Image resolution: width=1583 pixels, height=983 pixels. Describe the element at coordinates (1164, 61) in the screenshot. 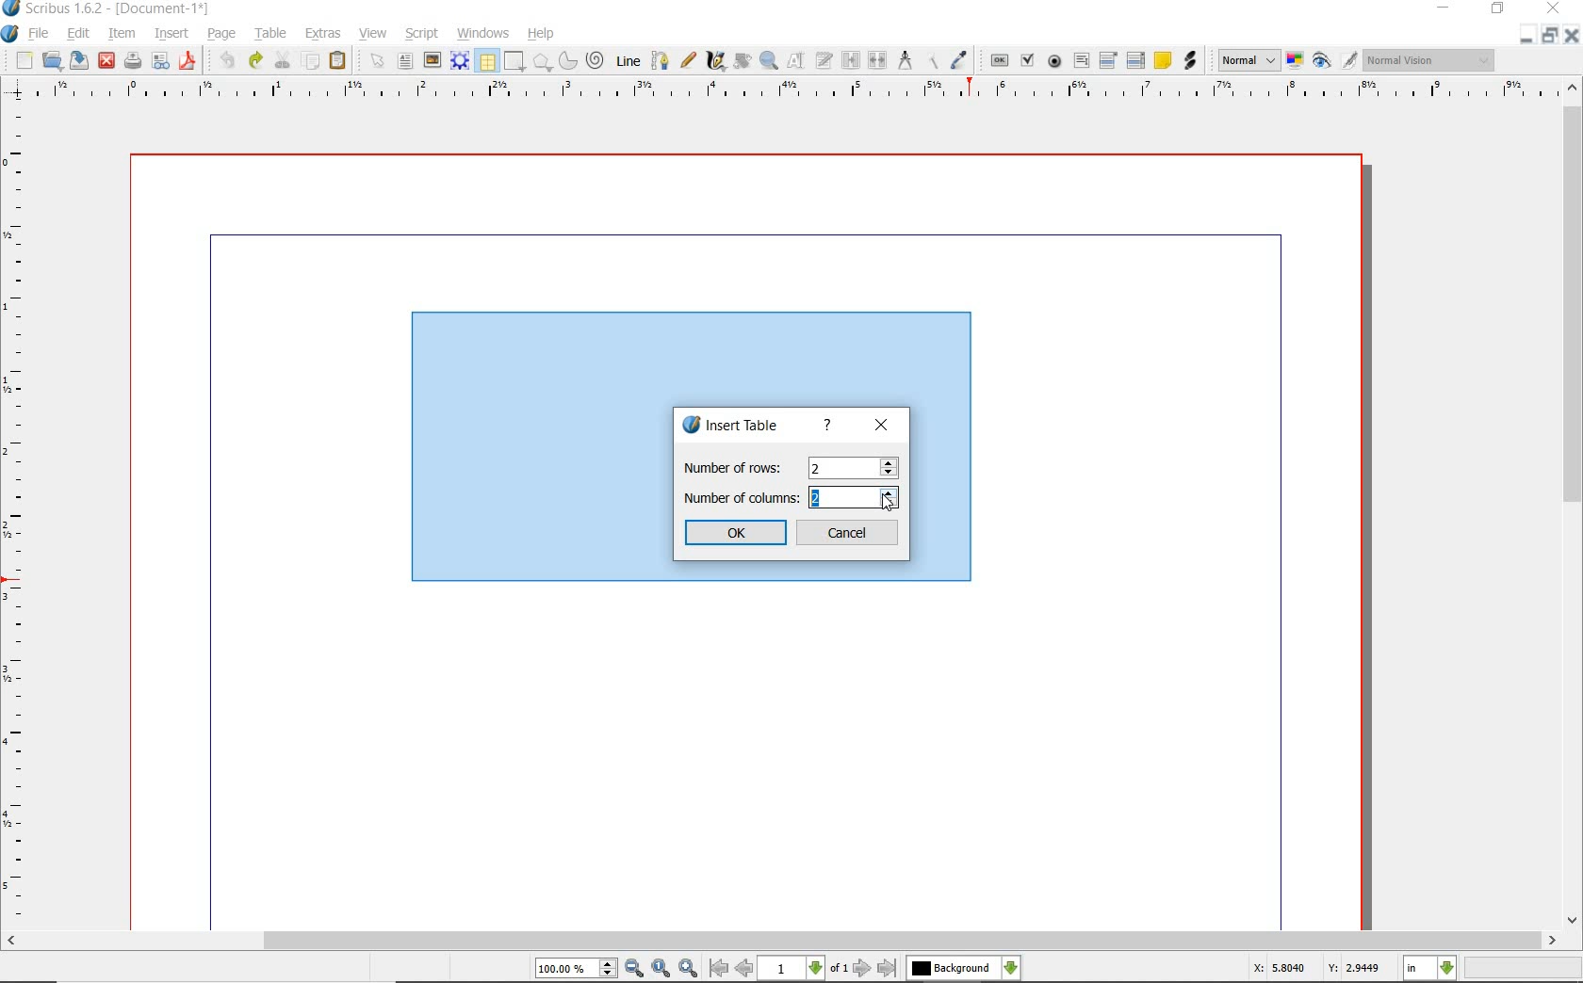

I see `text annotation` at that location.